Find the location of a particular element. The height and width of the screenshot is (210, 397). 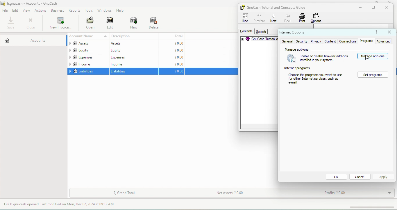

maximize is located at coordinates (374, 8).